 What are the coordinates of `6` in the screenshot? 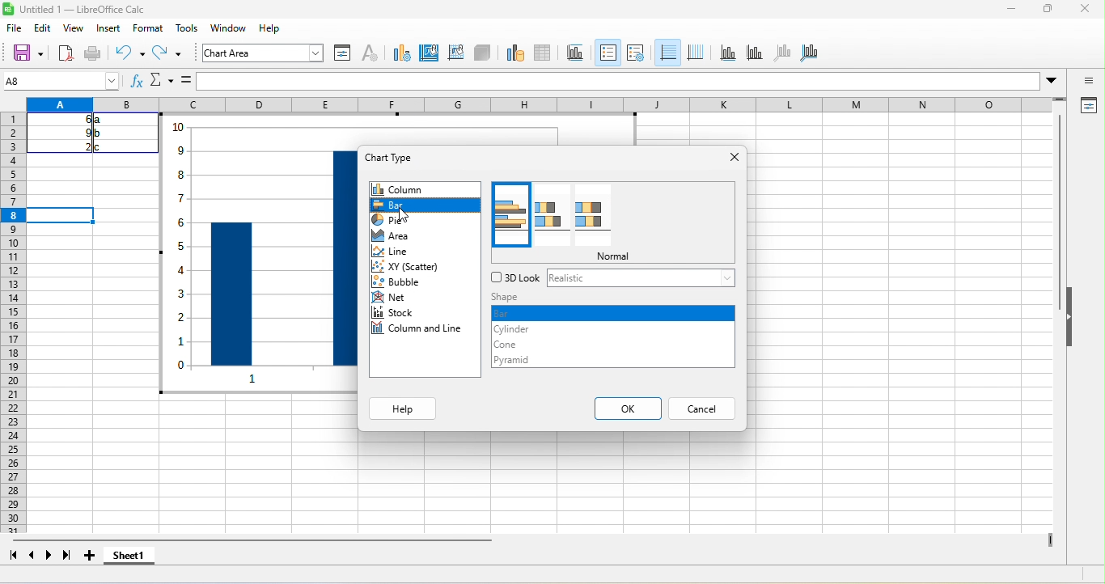 It's located at (76, 119).